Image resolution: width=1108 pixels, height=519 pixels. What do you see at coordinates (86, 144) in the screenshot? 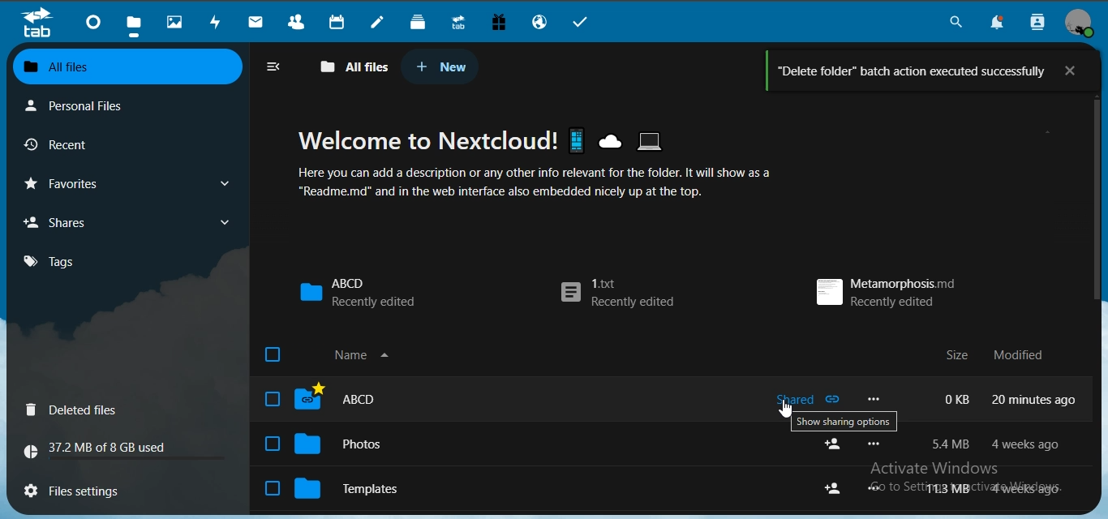
I see `recent` at bounding box center [86, 144].